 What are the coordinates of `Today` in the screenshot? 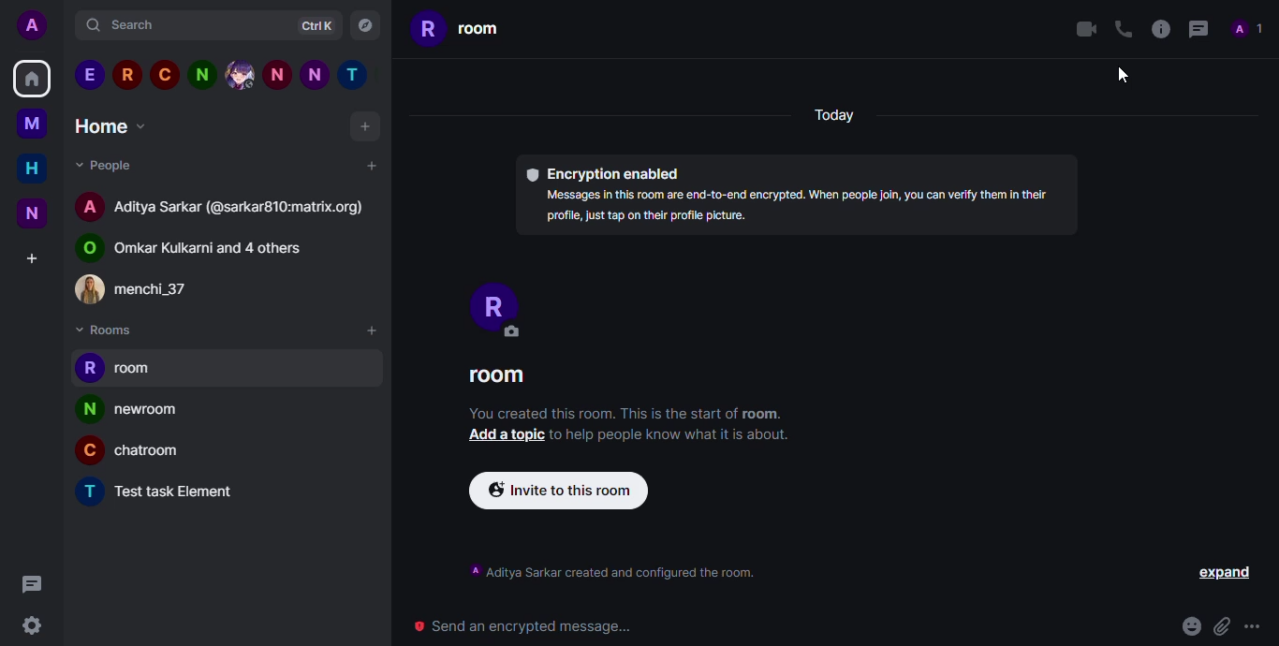 It's located at (835, 117).